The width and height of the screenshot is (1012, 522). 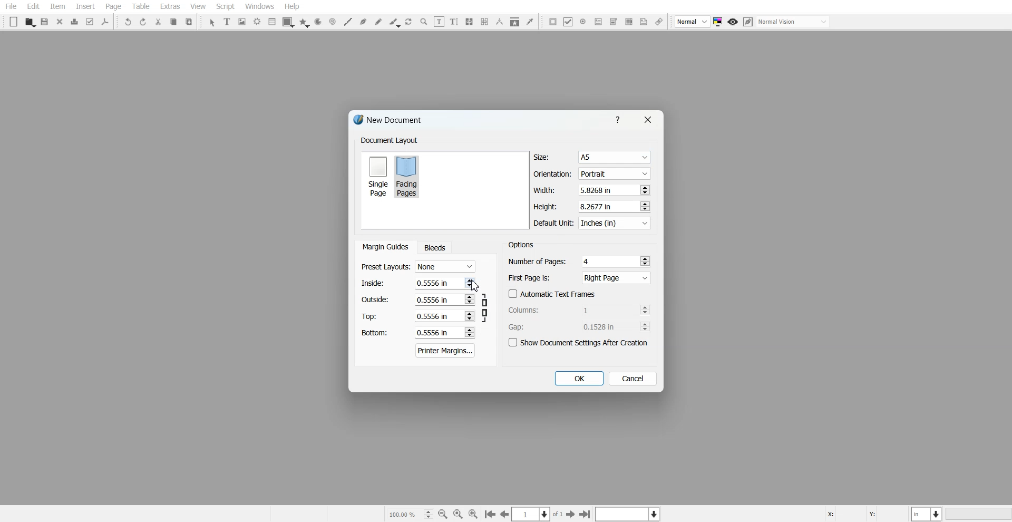 What do you see at coordinates (644, 206) in the screenshot?
I see `Increase and decrease No. ` at bounding box center [644, 206].